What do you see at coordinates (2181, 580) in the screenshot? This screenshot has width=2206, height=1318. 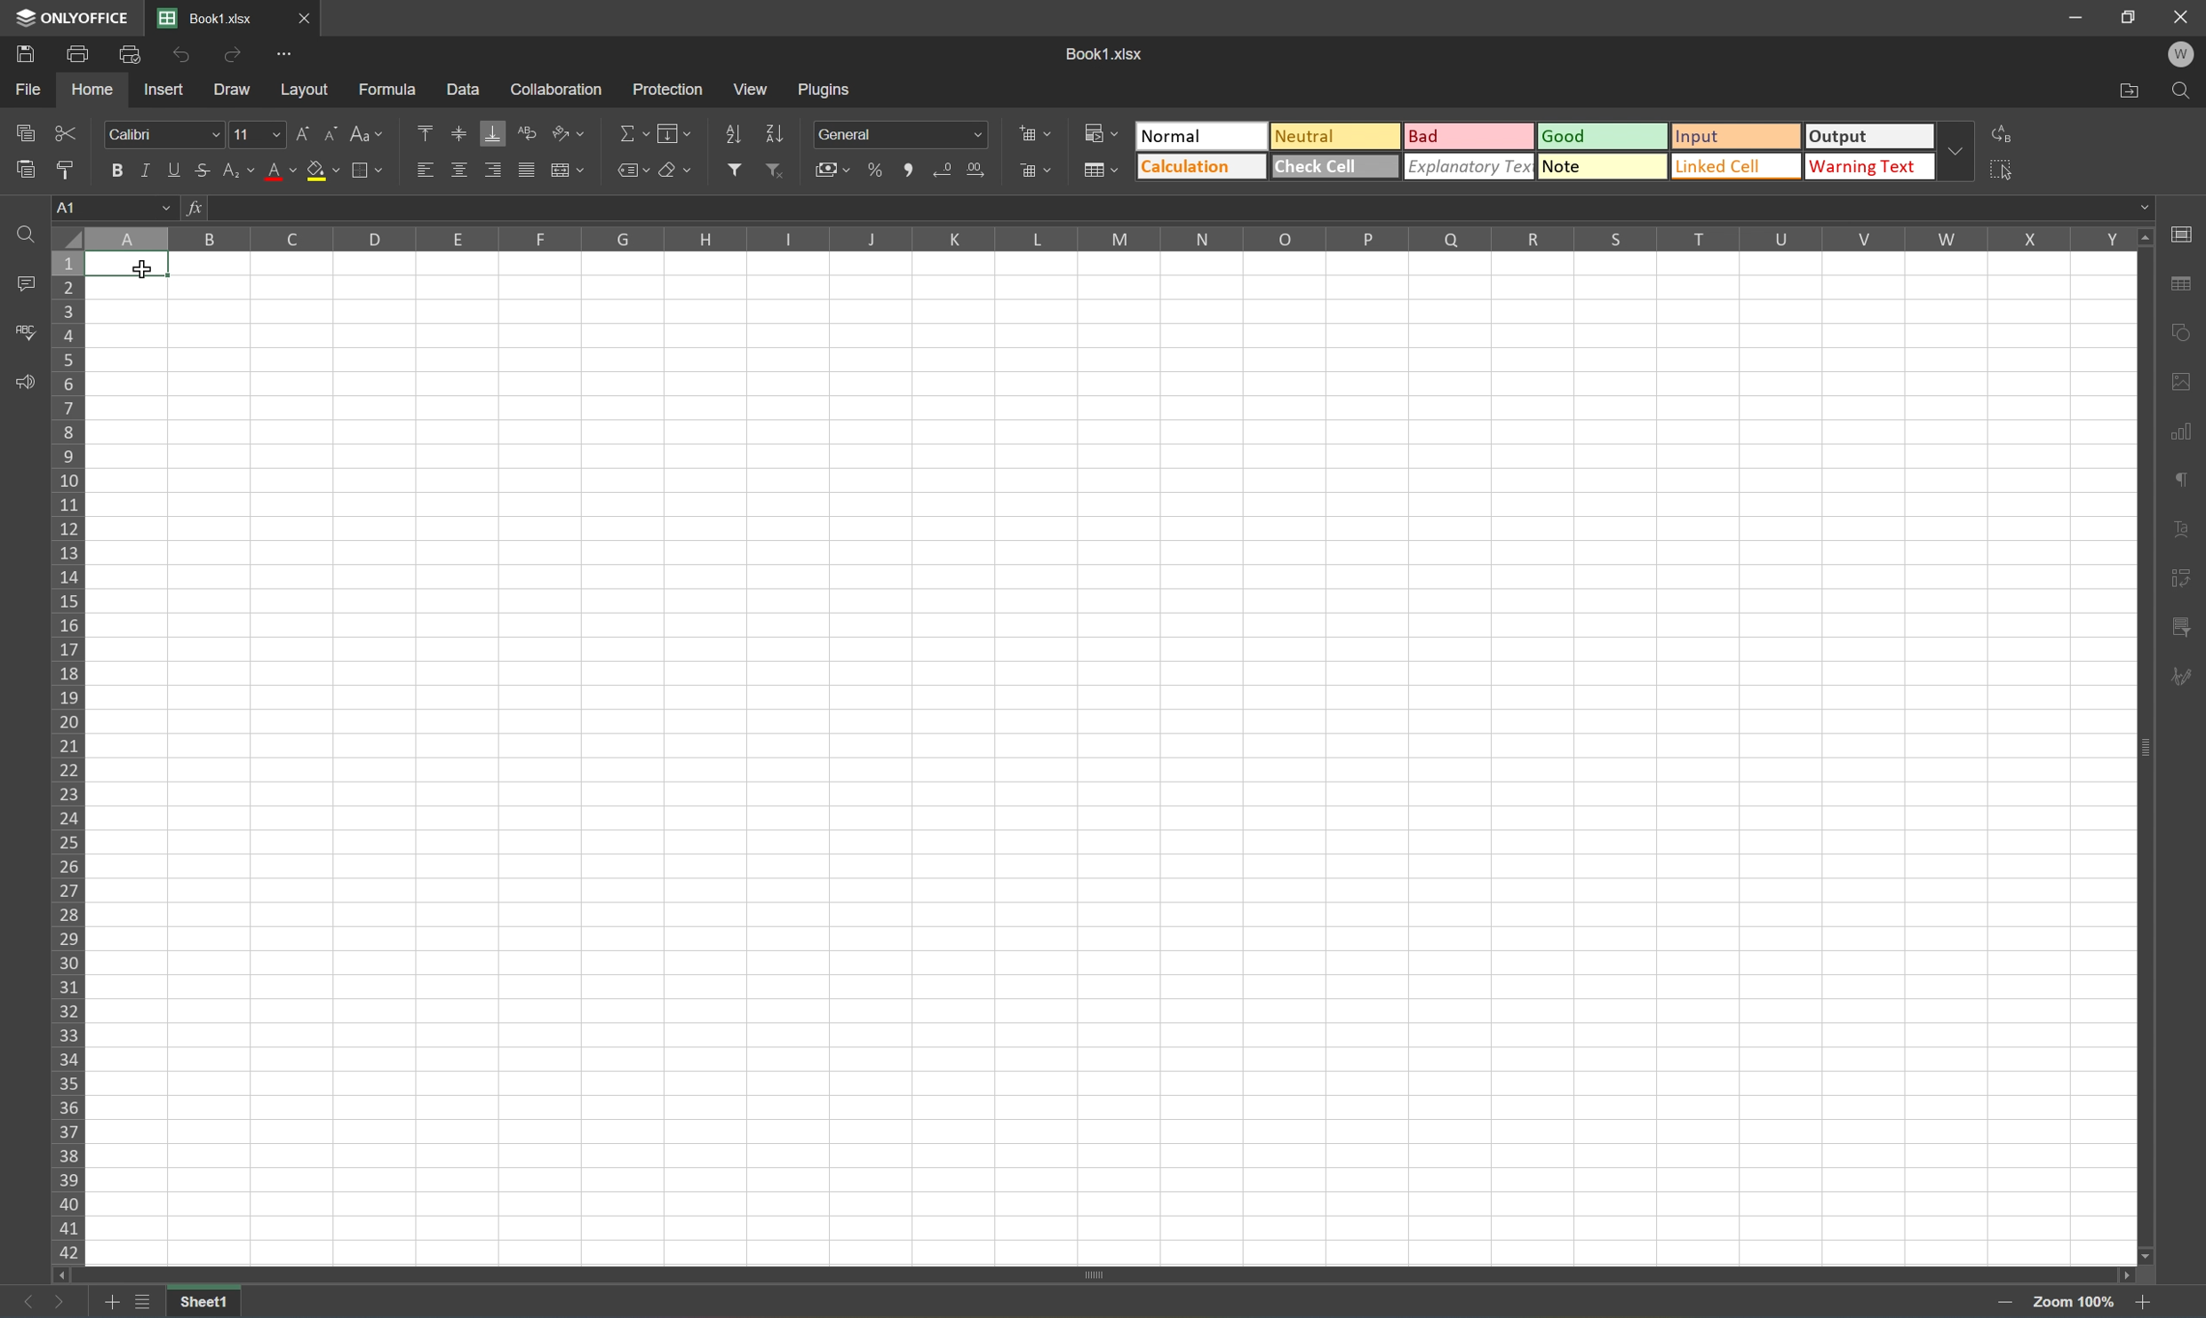 I see `Slicer settings` at bounding box center [2181, 580].